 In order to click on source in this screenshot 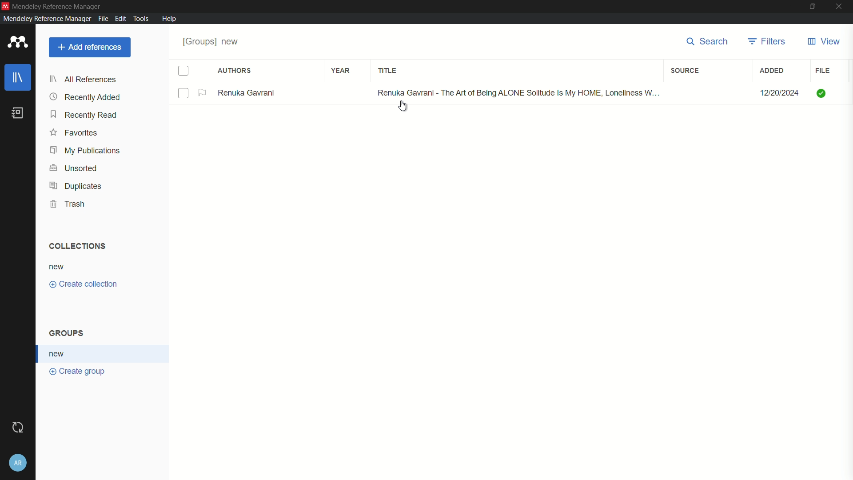, I will do `click(686, 71)`.